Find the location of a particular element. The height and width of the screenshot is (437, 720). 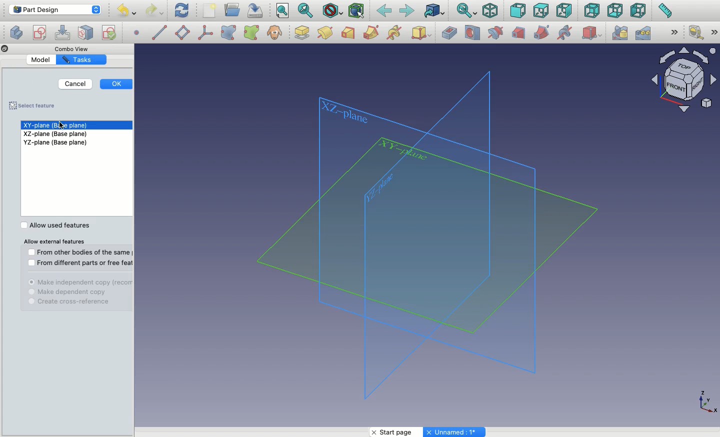

Redo is located at coordinates (156, 10).